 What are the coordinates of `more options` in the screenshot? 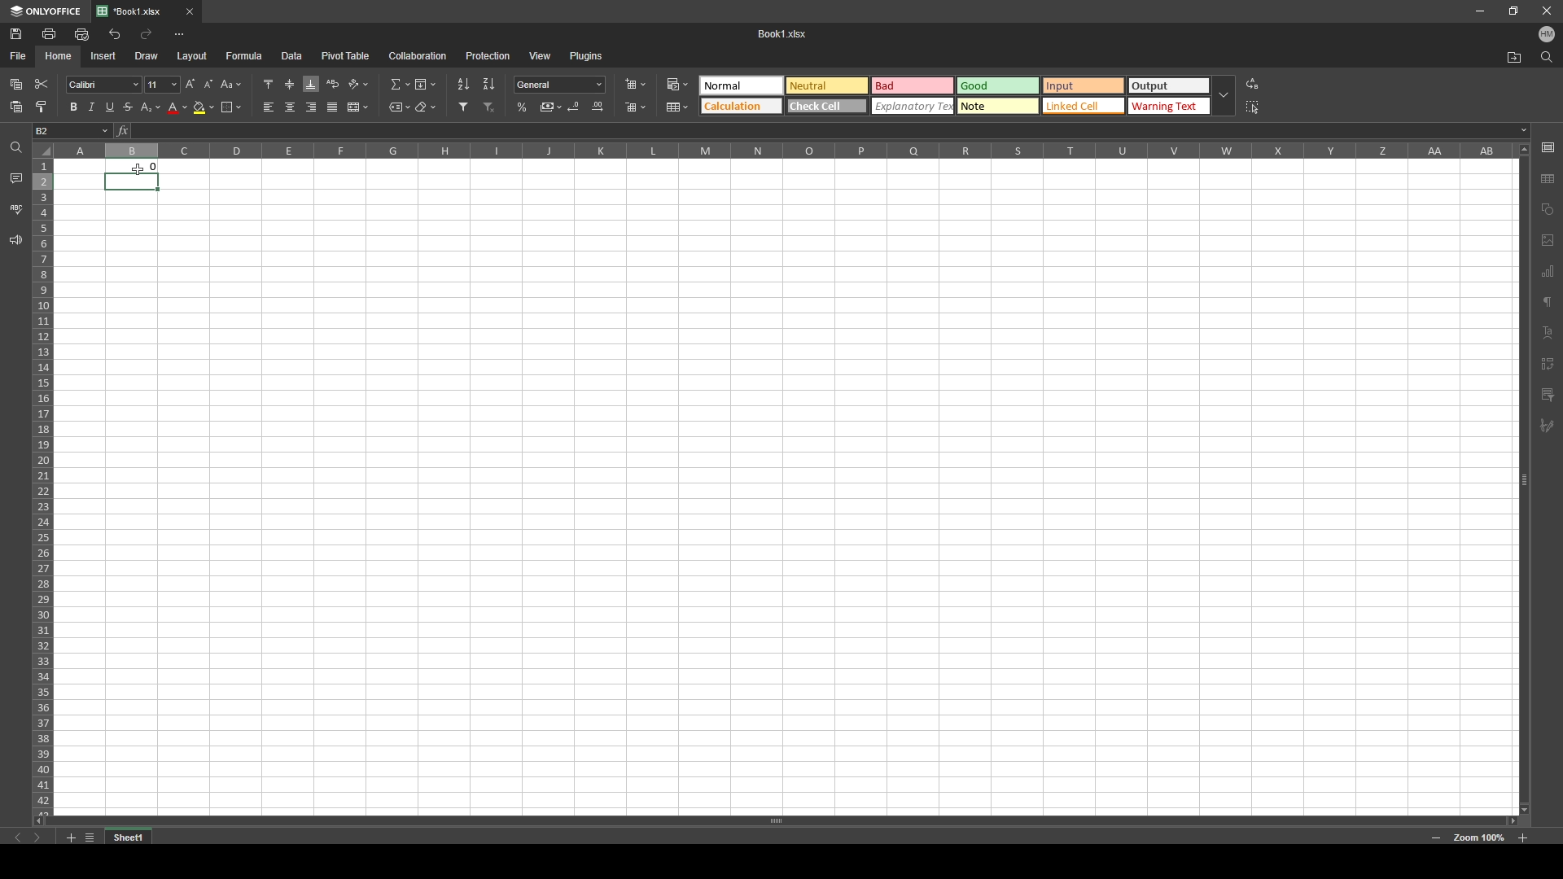 It's located at (180, 35).